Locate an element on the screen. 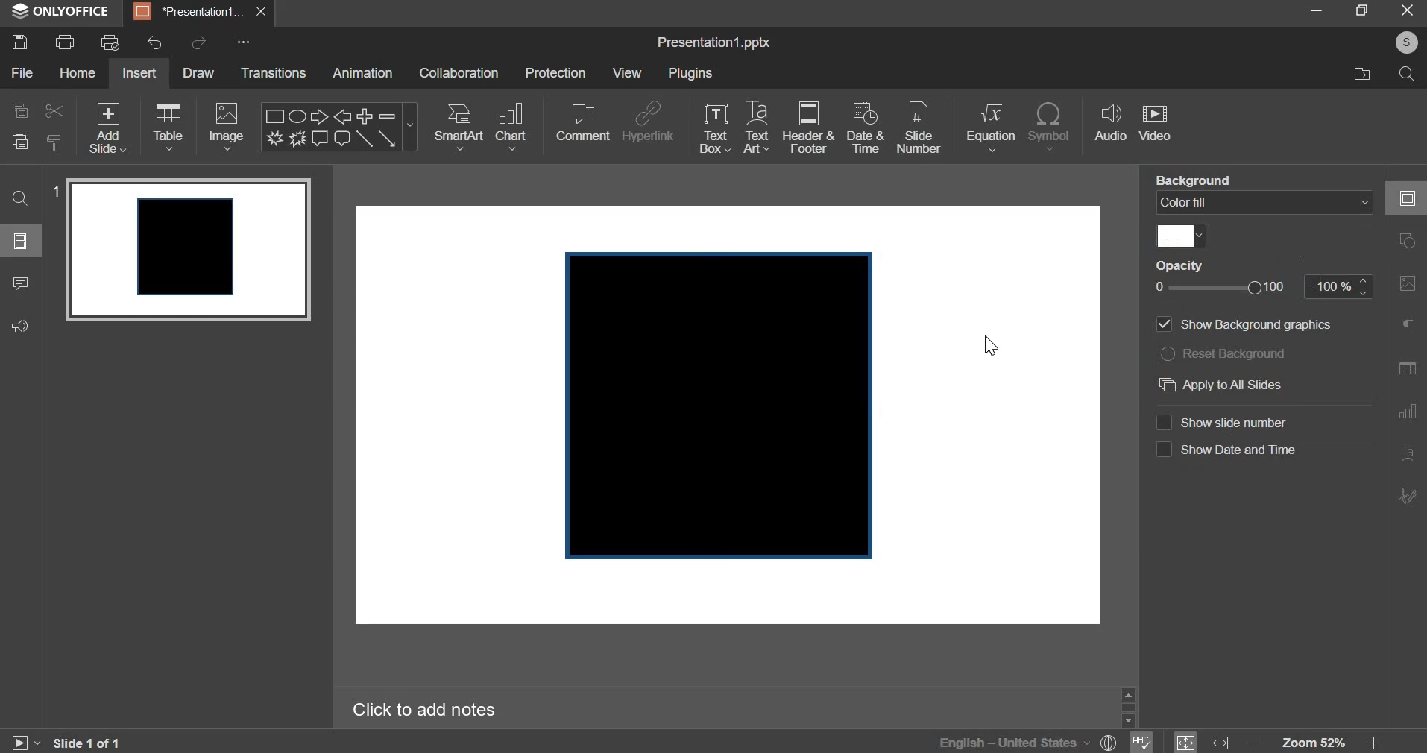 Image resolution: width=1427 pixels, height=753 pixels. paste is located at coordinates (53, 142).